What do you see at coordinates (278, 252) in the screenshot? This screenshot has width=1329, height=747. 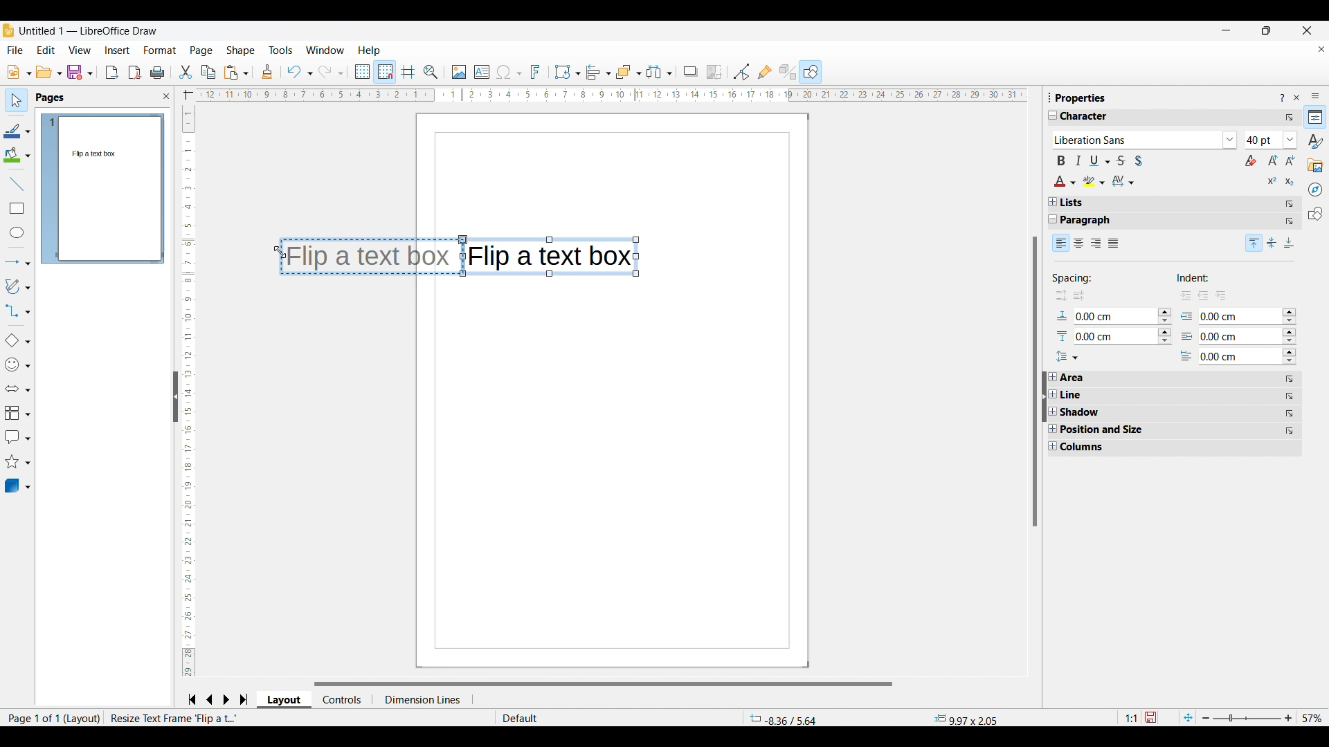 I see `Cursor` at bounding box center [278, 252].